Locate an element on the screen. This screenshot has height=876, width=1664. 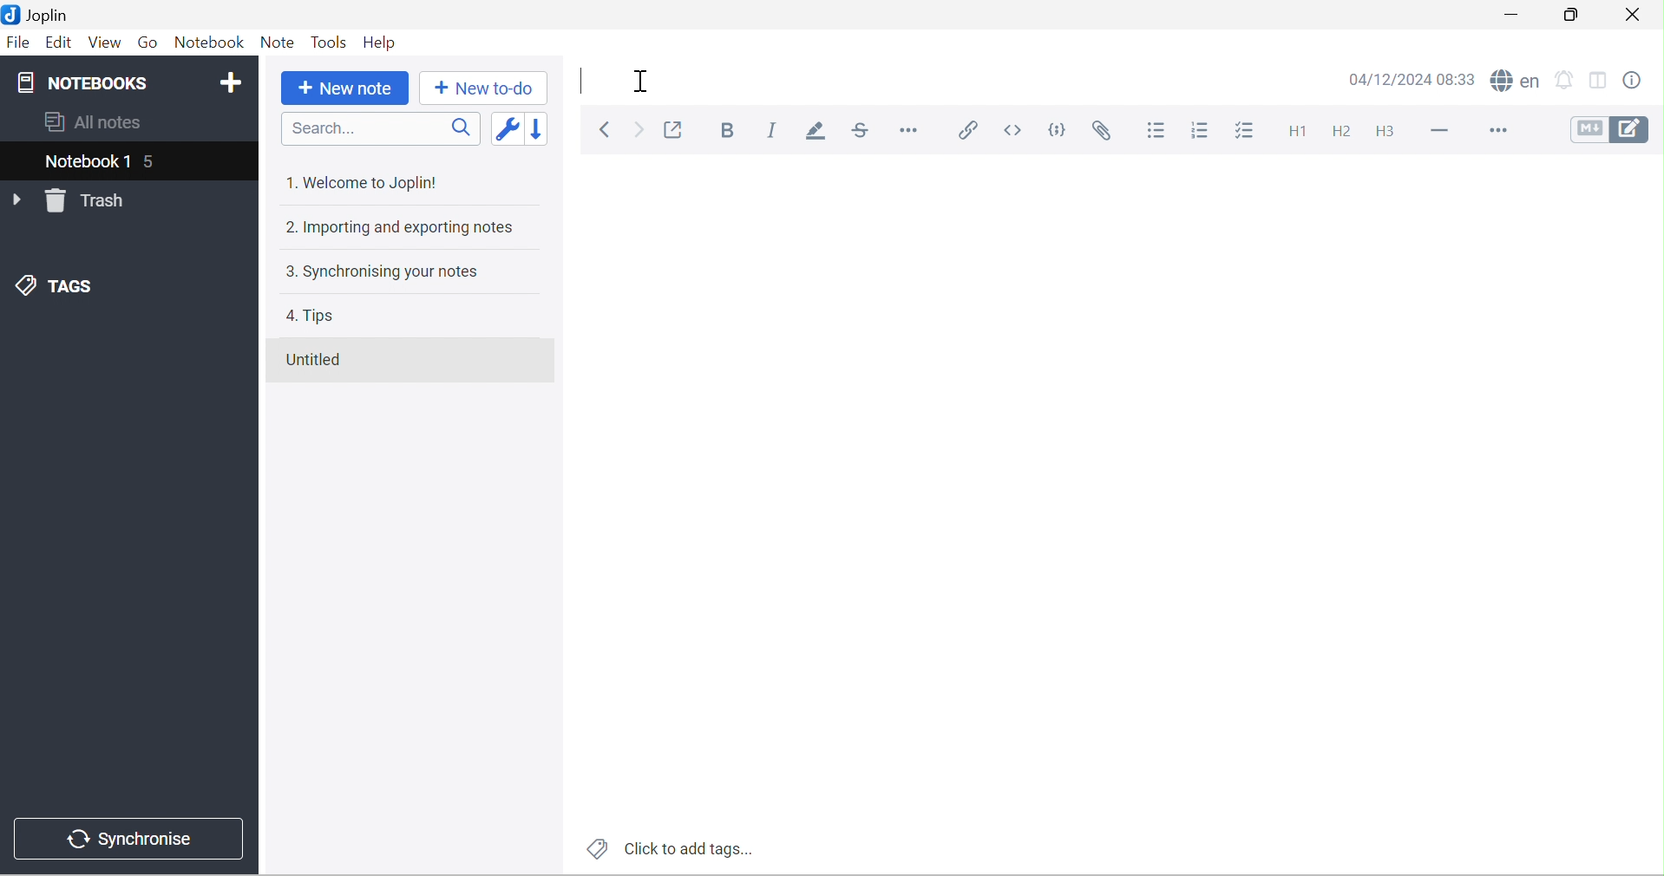
Back is located at coordinates (606, 128).